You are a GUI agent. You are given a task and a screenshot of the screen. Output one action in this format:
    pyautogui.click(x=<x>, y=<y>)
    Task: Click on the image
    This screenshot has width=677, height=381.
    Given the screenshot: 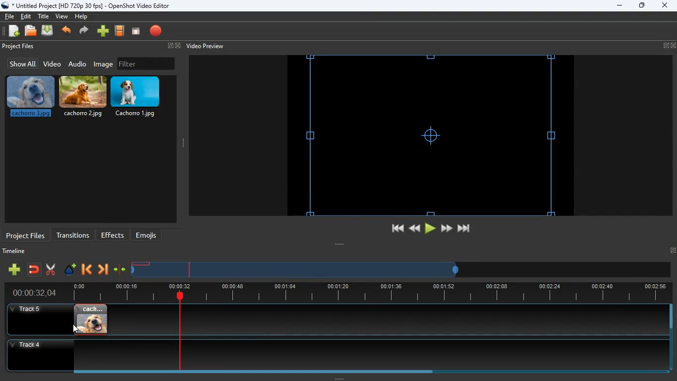 What is the action you would take?
    pyautogui.click(x=91, y=319)
    